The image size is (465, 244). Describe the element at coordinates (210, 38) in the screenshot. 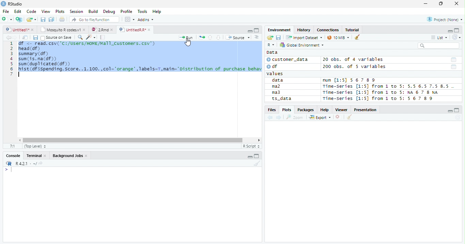

I see `Up` at that location.